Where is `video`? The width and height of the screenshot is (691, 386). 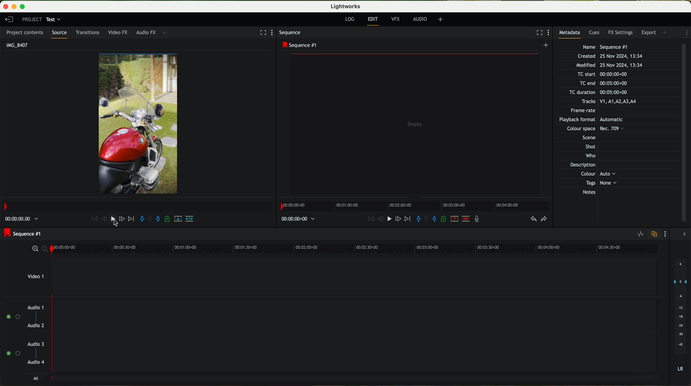
video is located at coordinates (139, 124).